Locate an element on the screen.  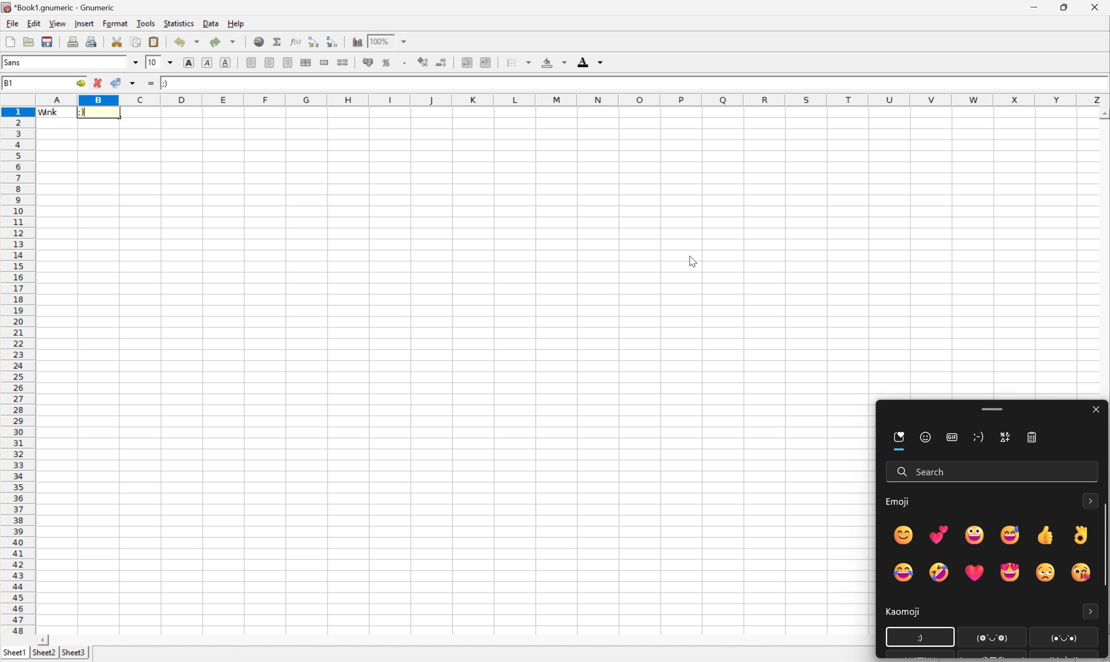
close is located at coordinates (1095, 411).